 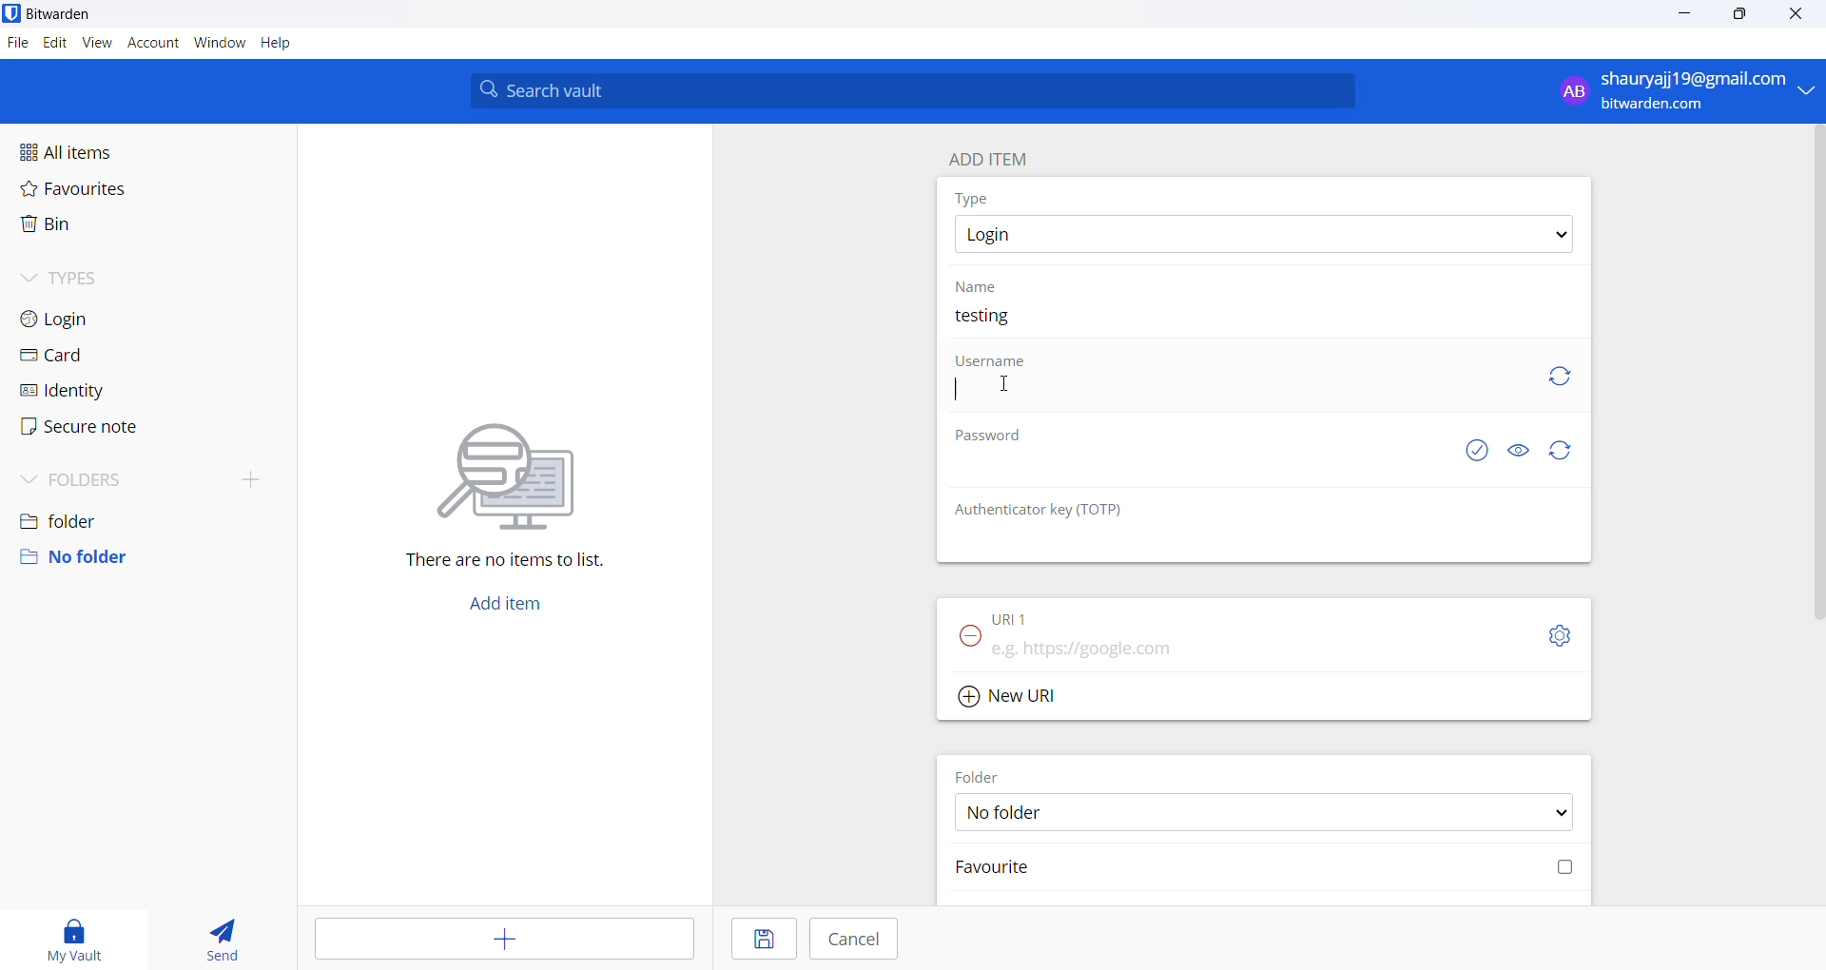 What do you see at coordinates (1195, 473) in the screenshot?
I see `password input` at bounding box center [1195, 473].